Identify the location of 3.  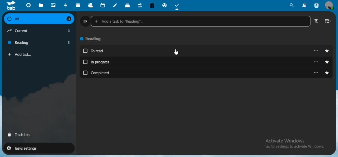
(69, 19).